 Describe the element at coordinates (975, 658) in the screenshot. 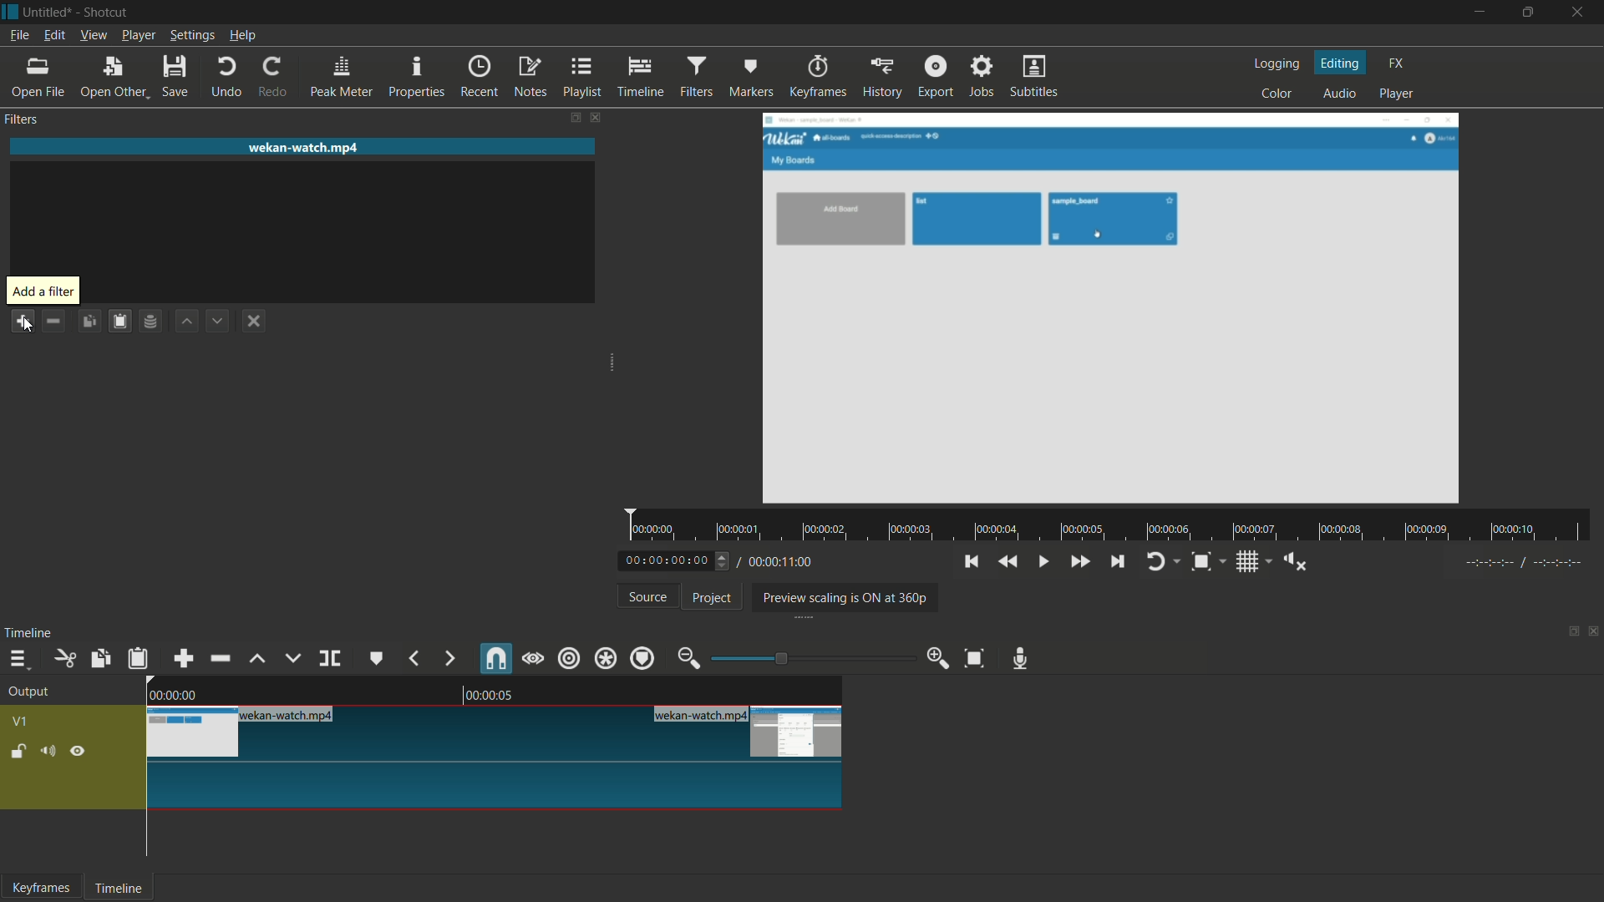

I see `zoom timeline to fit` at that location.